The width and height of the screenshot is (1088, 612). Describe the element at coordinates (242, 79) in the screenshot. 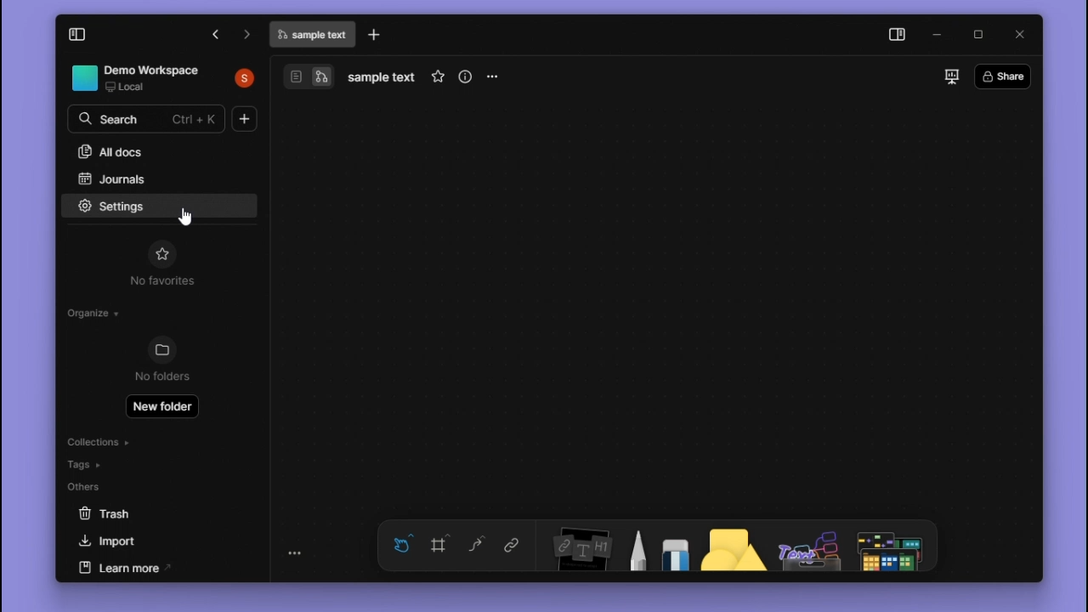

I see `account icon` at that location.